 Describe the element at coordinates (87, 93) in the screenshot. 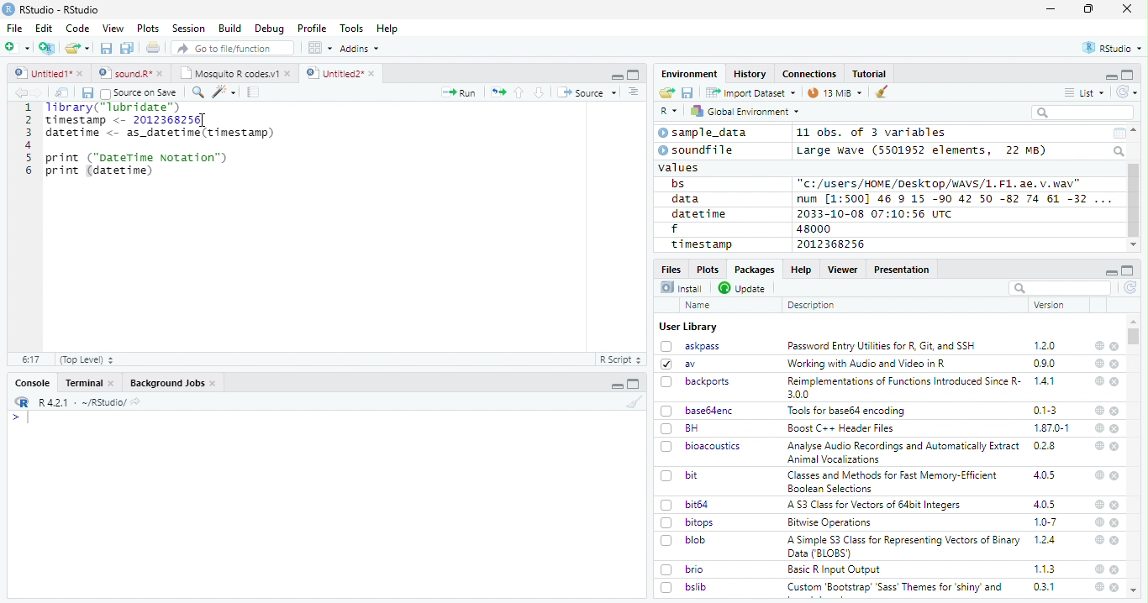

I see `Save` at that location.